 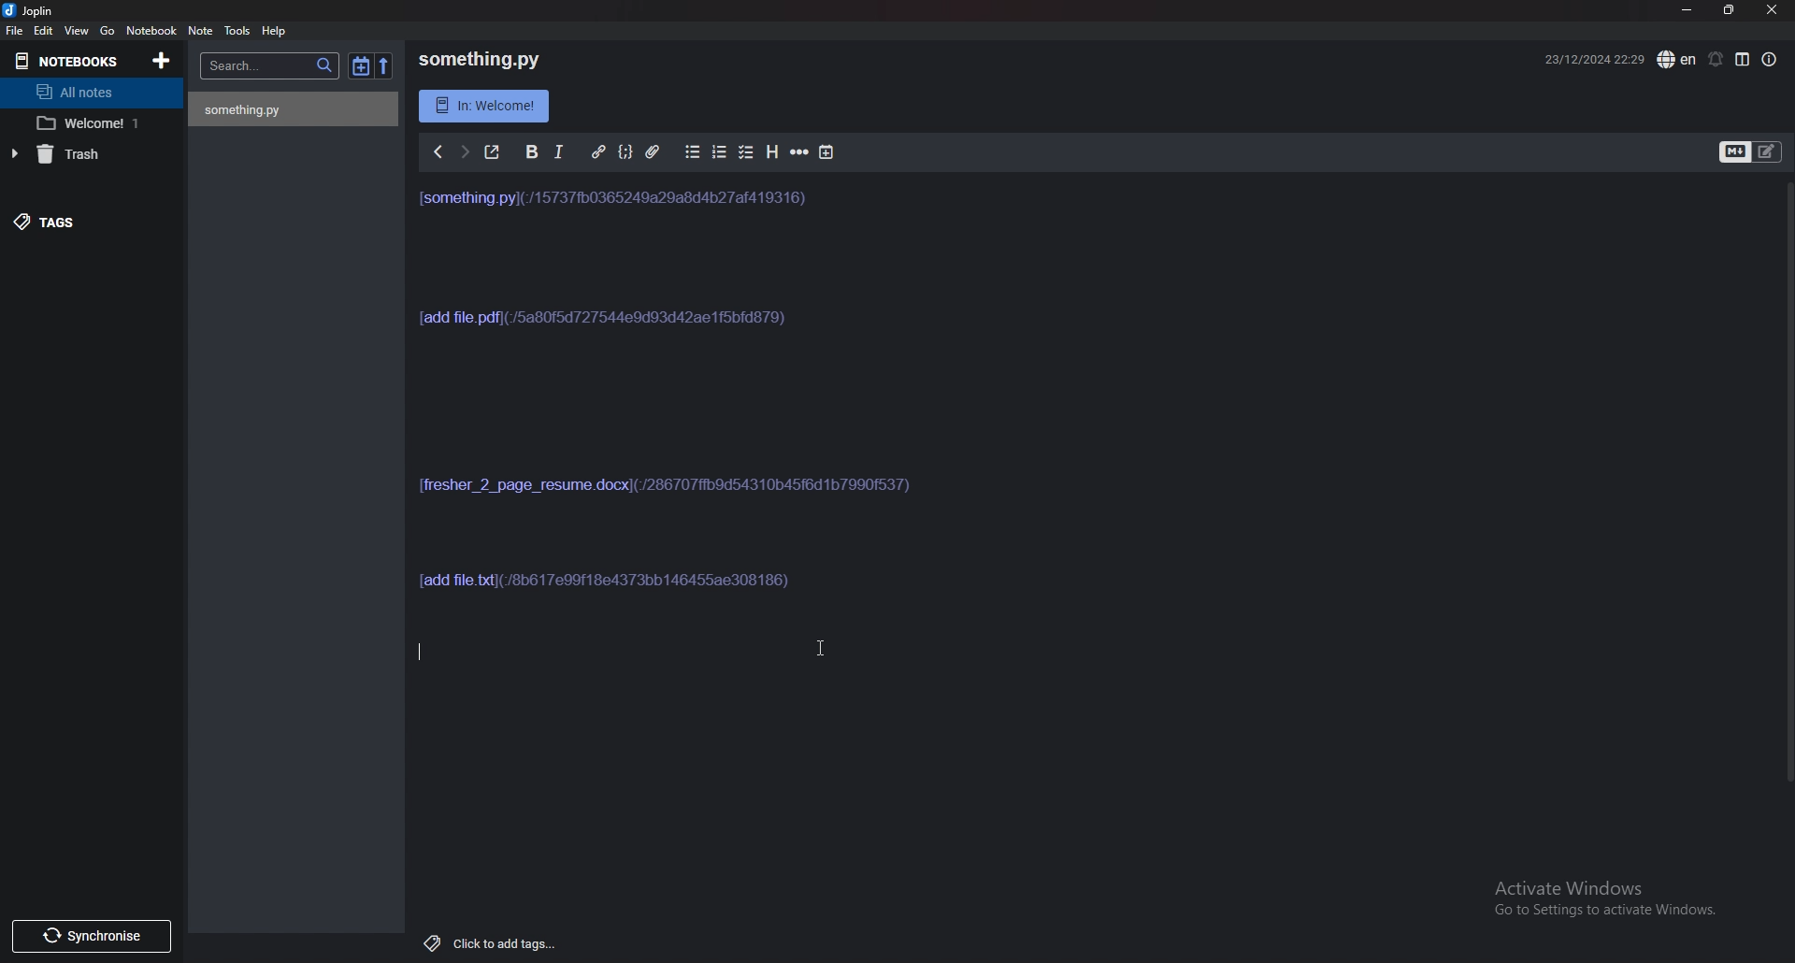 I want to click on Bullet list, so click(x=694, y=153).